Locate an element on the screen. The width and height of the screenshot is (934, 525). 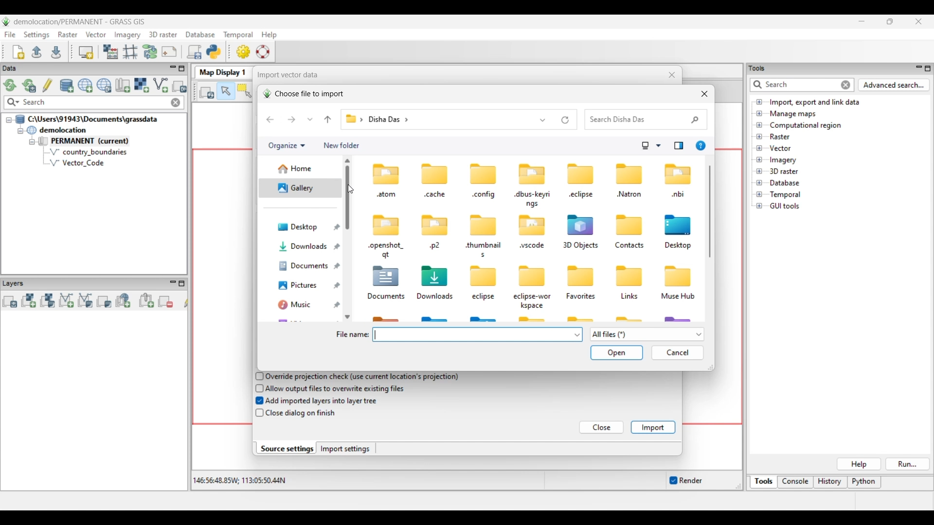
Double click to see files under GUI tools is located at coordinates (785, 206).